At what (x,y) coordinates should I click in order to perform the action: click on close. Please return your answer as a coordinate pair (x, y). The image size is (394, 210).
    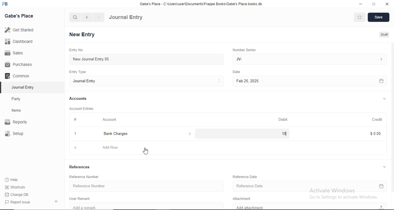
    Looking at the image, I should click on (74, 133).